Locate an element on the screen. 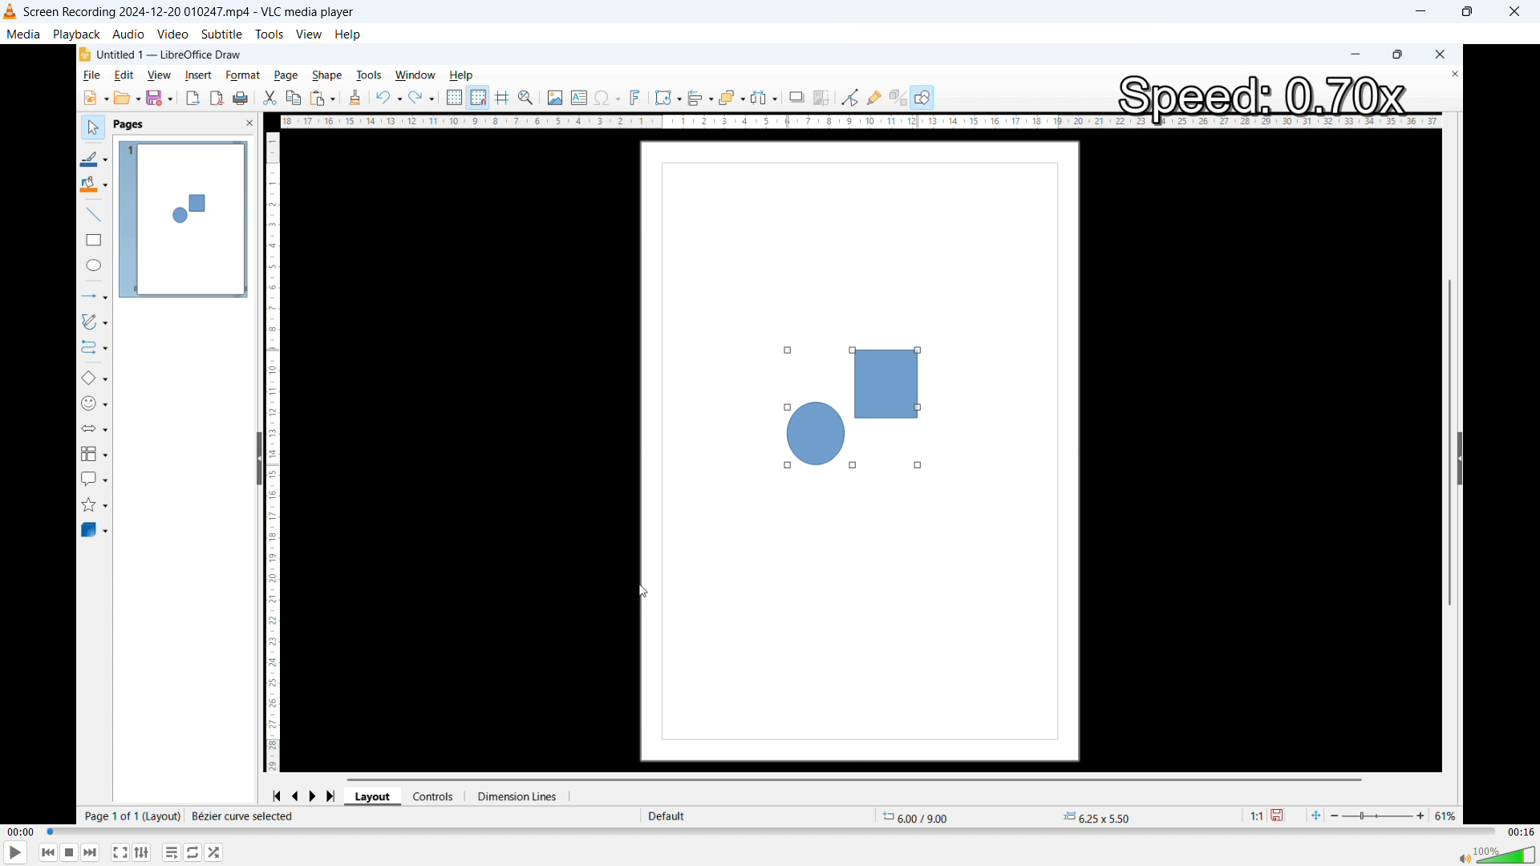 The height and width of the screenshot is (866, 1540). Maximise  is located at coordinates (1470, 11).